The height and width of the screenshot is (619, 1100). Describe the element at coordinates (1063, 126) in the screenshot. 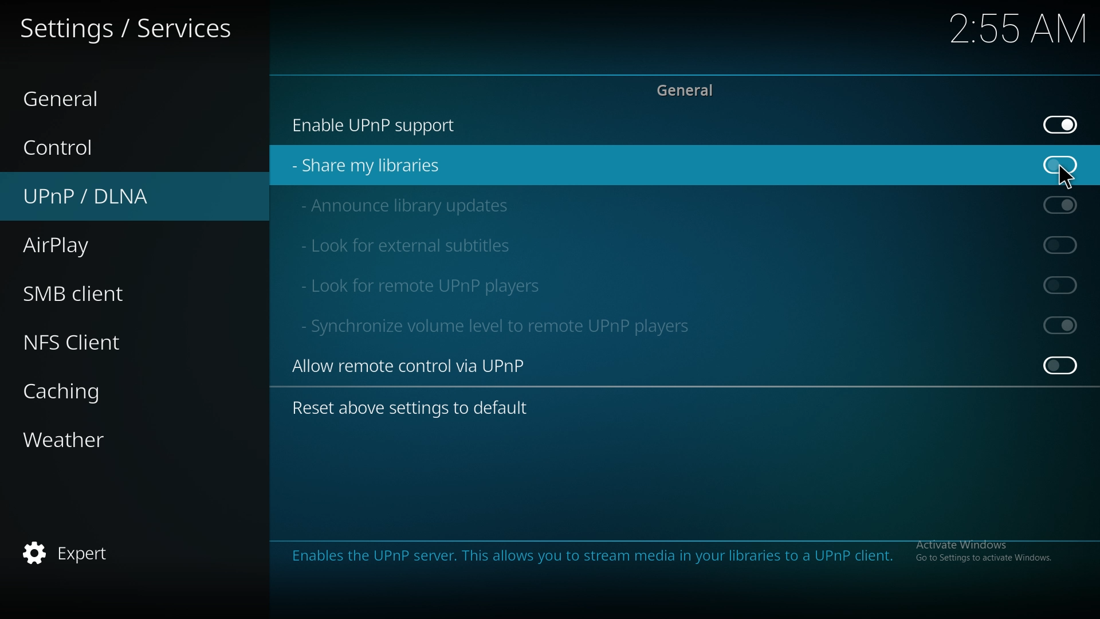

I see `On` at that location.